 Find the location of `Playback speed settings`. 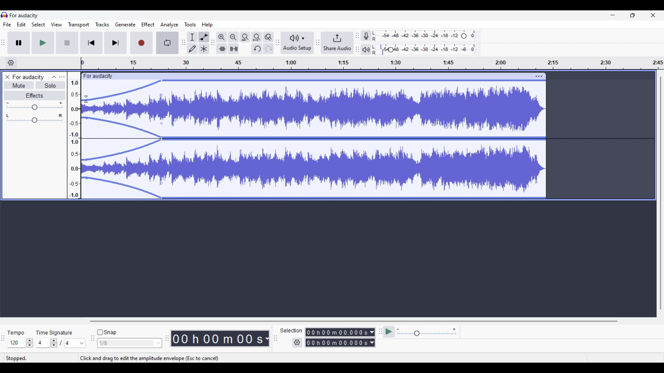

Playback speed settings is located at coordinates (427, 332).